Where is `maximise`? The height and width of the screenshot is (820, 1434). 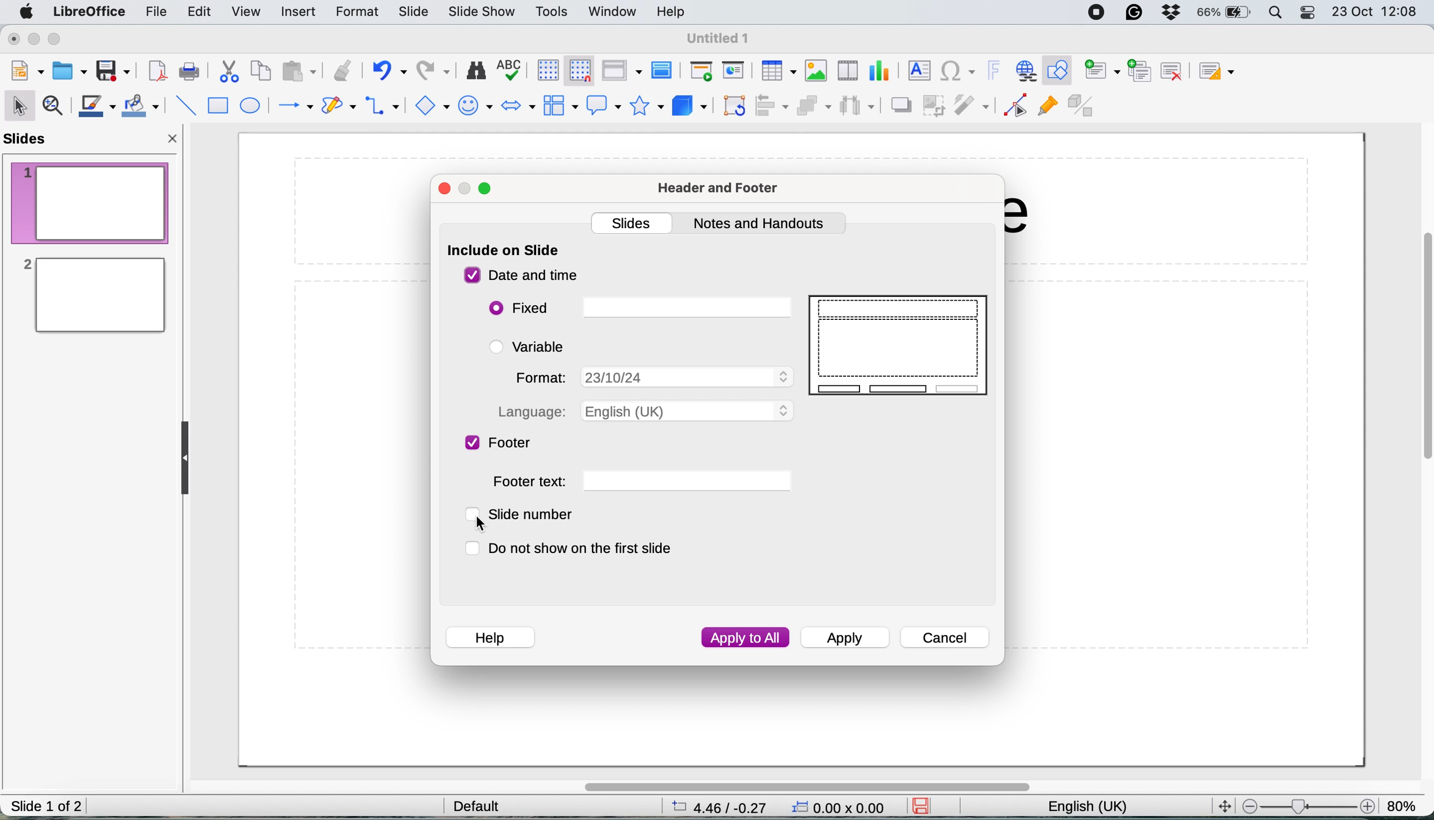 maximise is located at coordinates (60, 40).